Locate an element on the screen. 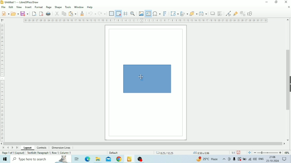 This screenshot has height=163, width=291. Scroll to next page is located at coordinates (13, 148).